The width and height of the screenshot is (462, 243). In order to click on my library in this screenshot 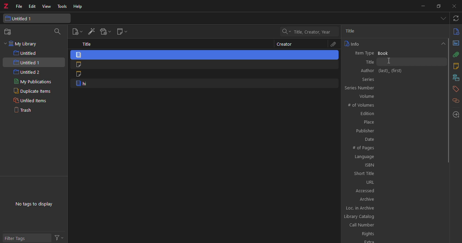, I will do `click(22, 44)`.